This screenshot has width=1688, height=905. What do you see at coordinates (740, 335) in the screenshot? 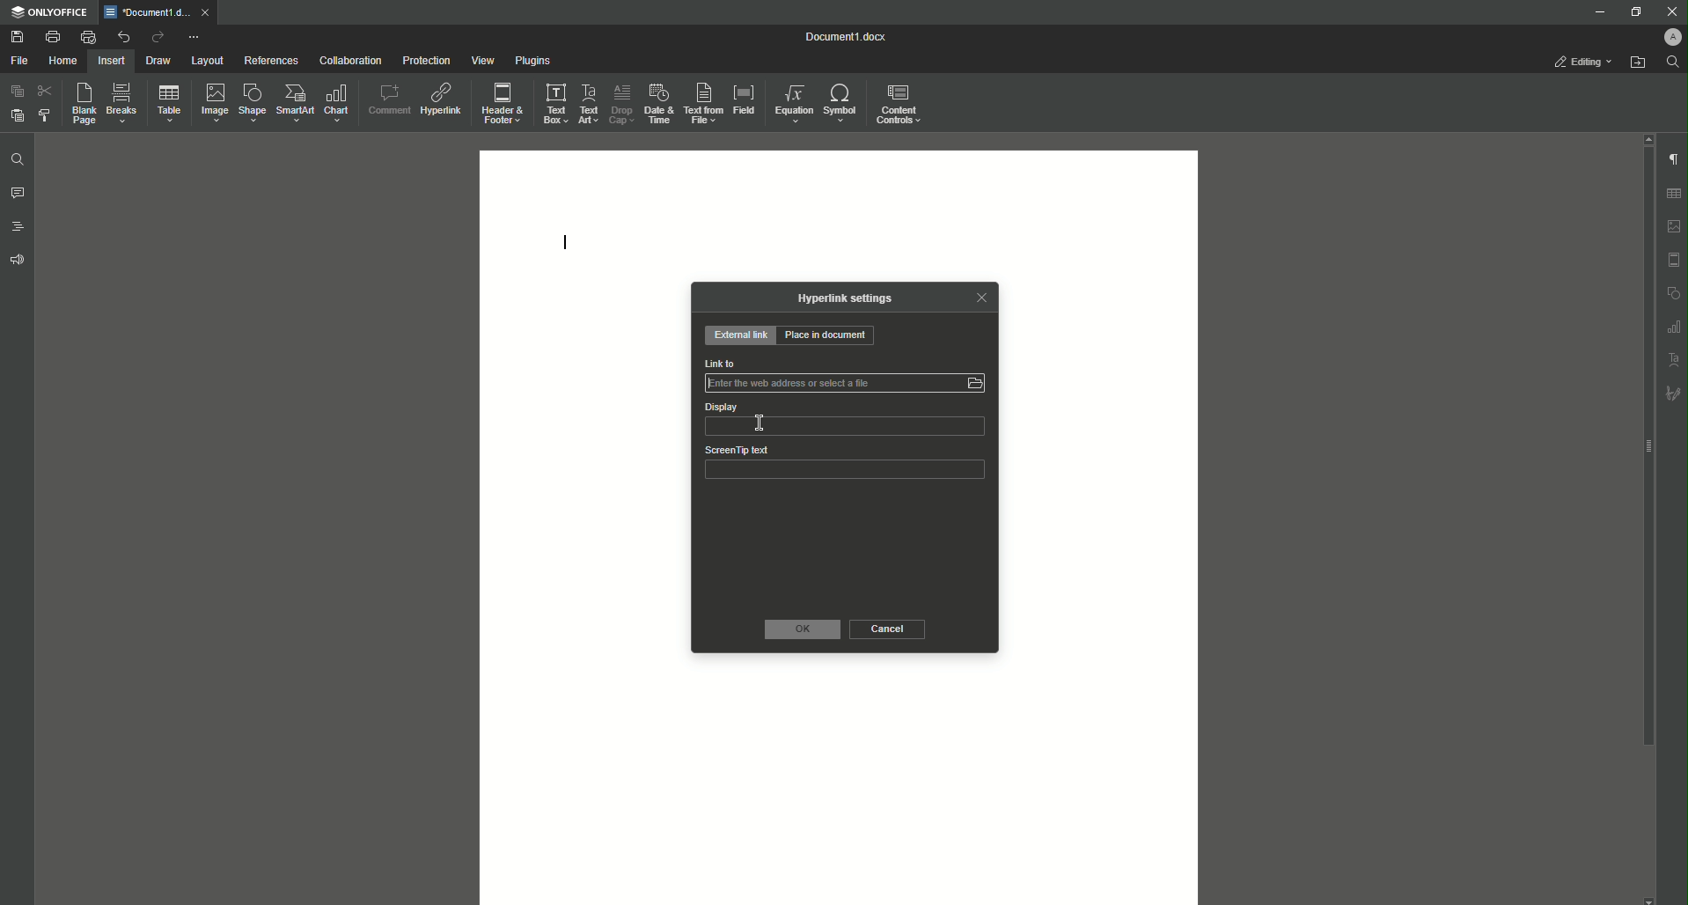
I see `External Link` at bounding box center [740, 335].